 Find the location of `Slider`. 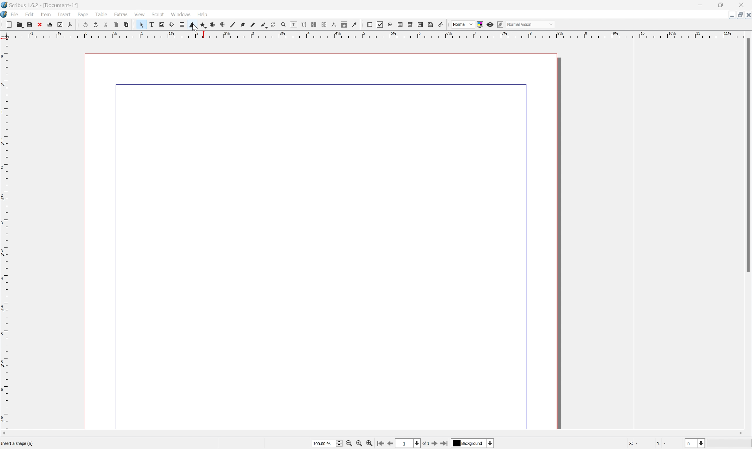

Slider is located at coordinates (337, 444).